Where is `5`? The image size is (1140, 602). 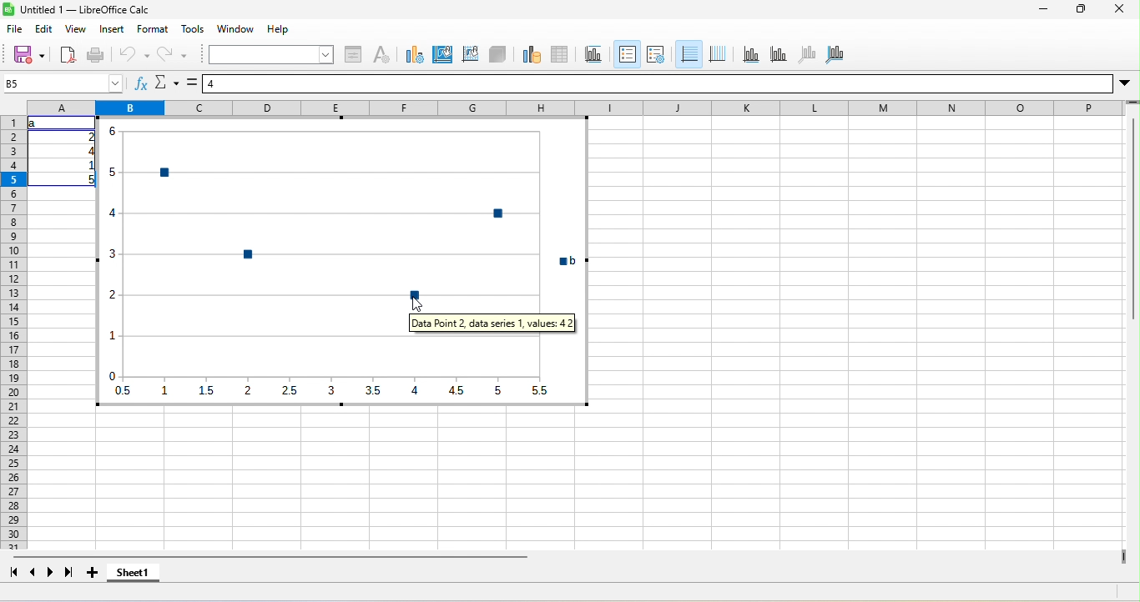 5 is located at coordinates (88, 180).